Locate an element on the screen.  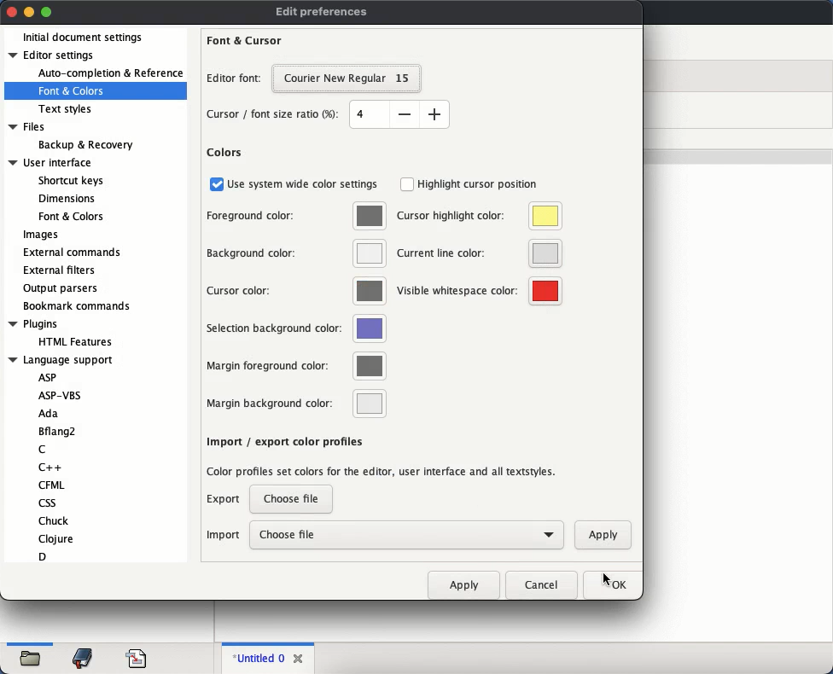
colors is located at coordinates (224, 153).